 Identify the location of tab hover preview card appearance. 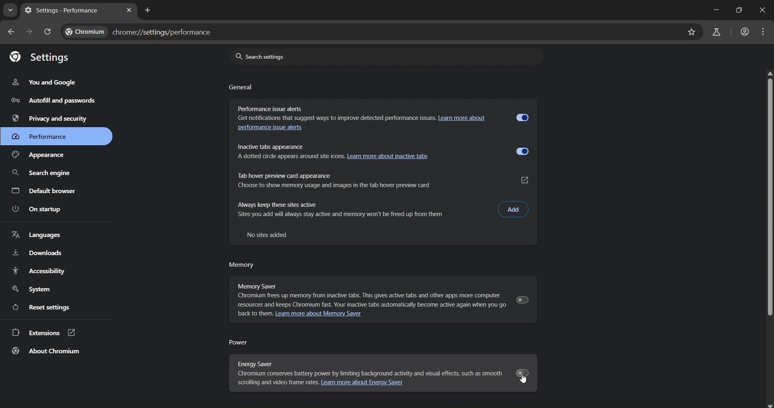
(363, 178).